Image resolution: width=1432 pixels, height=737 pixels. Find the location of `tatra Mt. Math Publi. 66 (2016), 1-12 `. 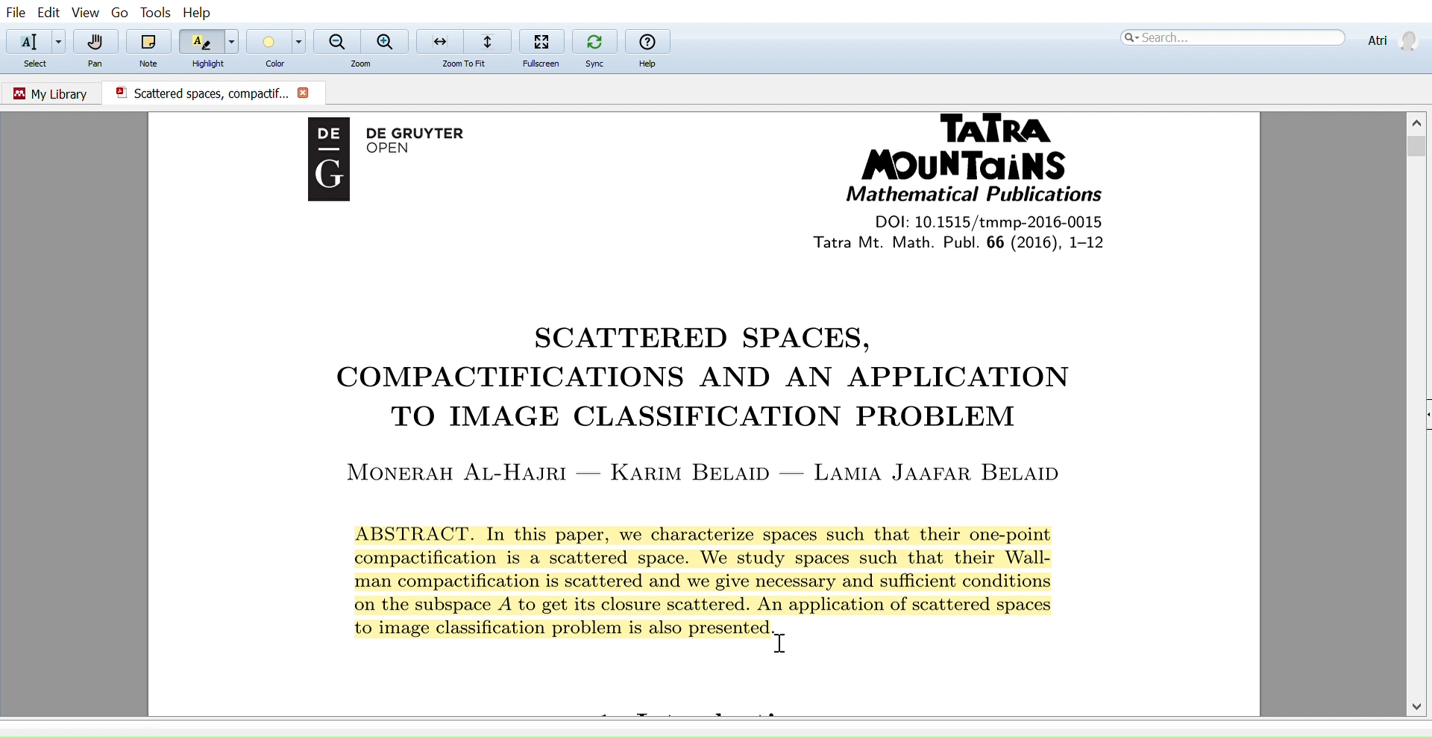

tatra Mt. Math Publi. 66 (2016), 1-12  is located at coordinates (990, 242).